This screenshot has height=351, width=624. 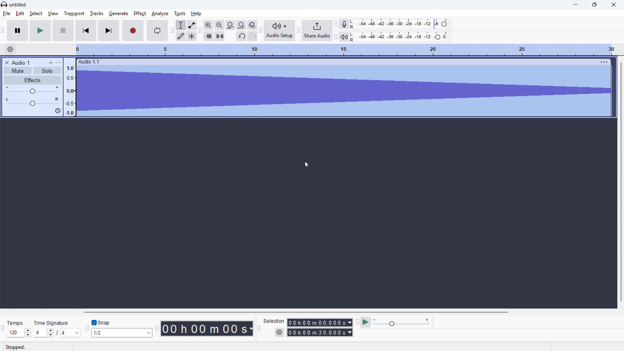 I want to click on Multi - tool, so click(x=192, y=36).